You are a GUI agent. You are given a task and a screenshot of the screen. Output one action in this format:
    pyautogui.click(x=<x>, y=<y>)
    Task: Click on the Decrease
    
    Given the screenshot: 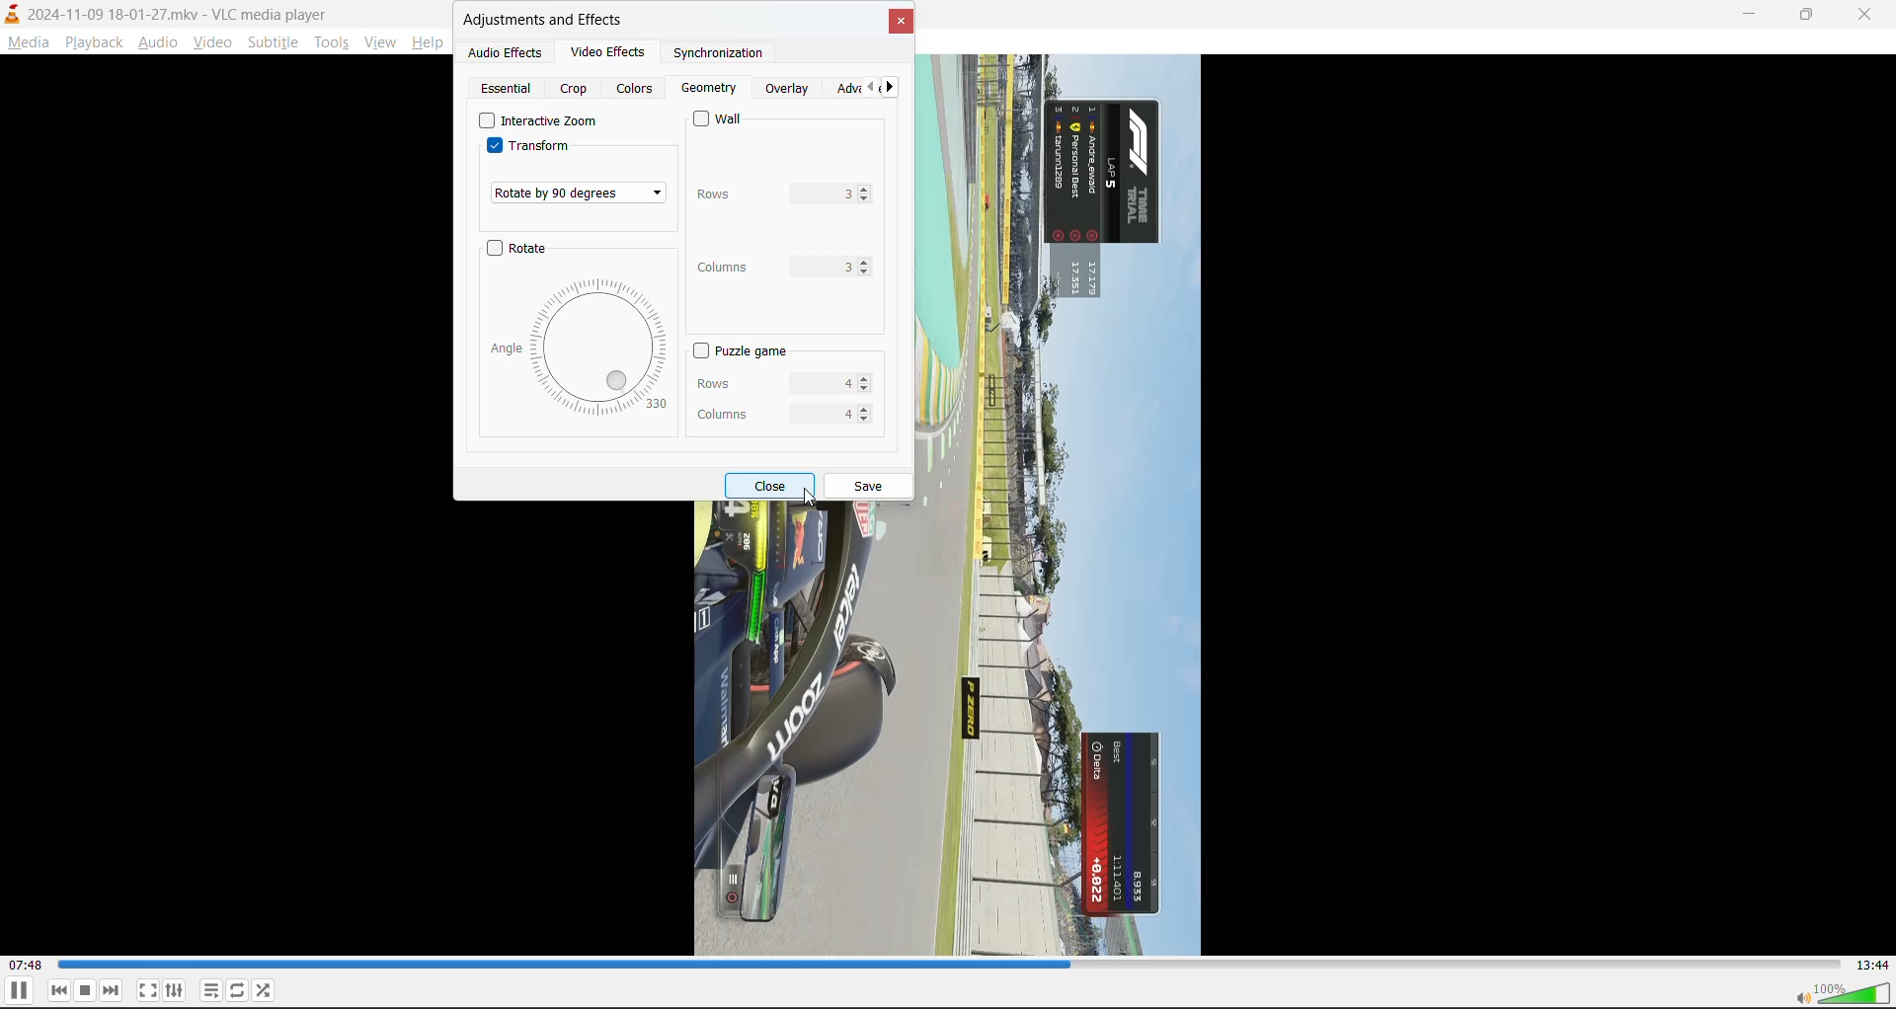 What is the action you would take?
    pyautogui.click(x=869, y=391)
    